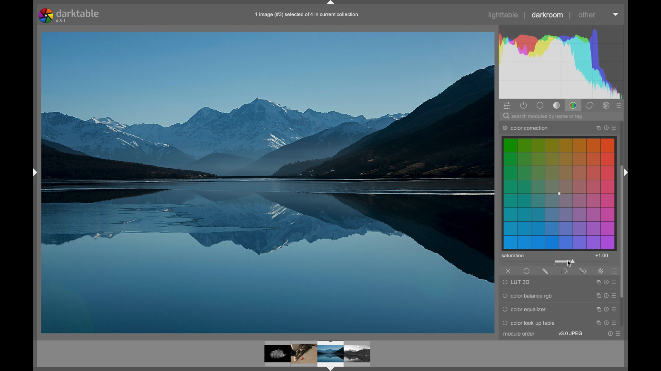 The height and width of the screenshot is (371, 661). What do you see at coordinates (527, 271) in the screenshot?
I see `uniformly` at bounding box center [527, 271].